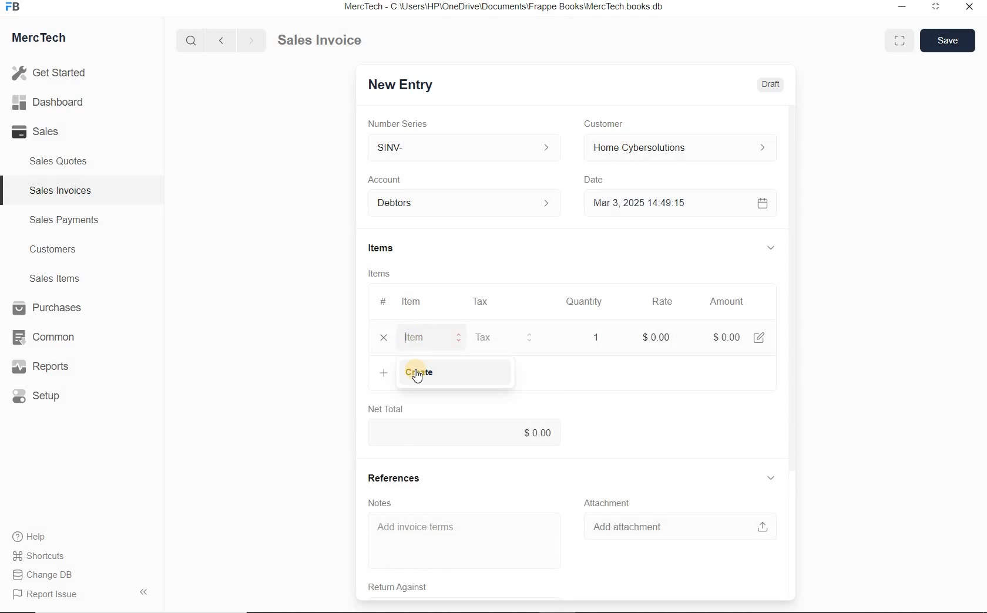 This screenshot has height=613, width=987. What do you see at coordinates (661, 302) in the screenshot?
I see `Rate` at bounding box center [661, 302].